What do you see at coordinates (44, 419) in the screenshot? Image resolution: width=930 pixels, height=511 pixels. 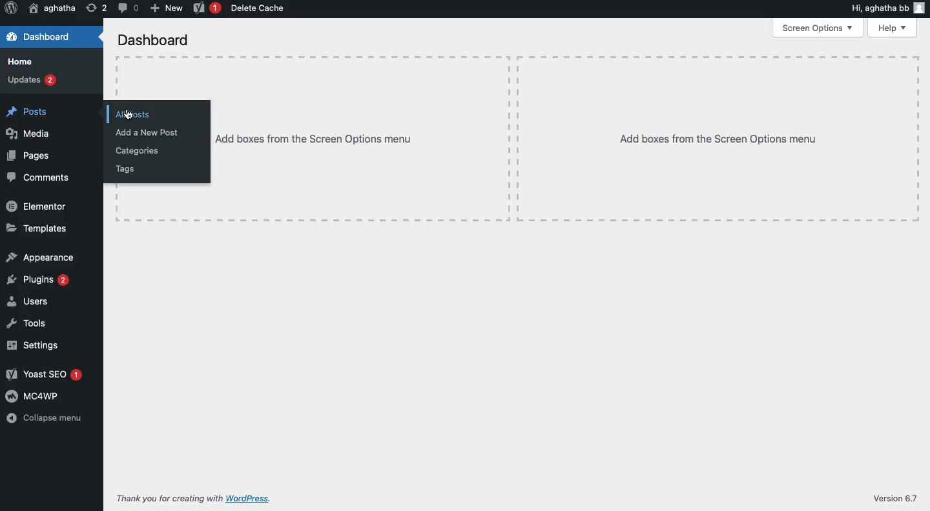 I see `Collapse menu` at bounding box center [44, 419].